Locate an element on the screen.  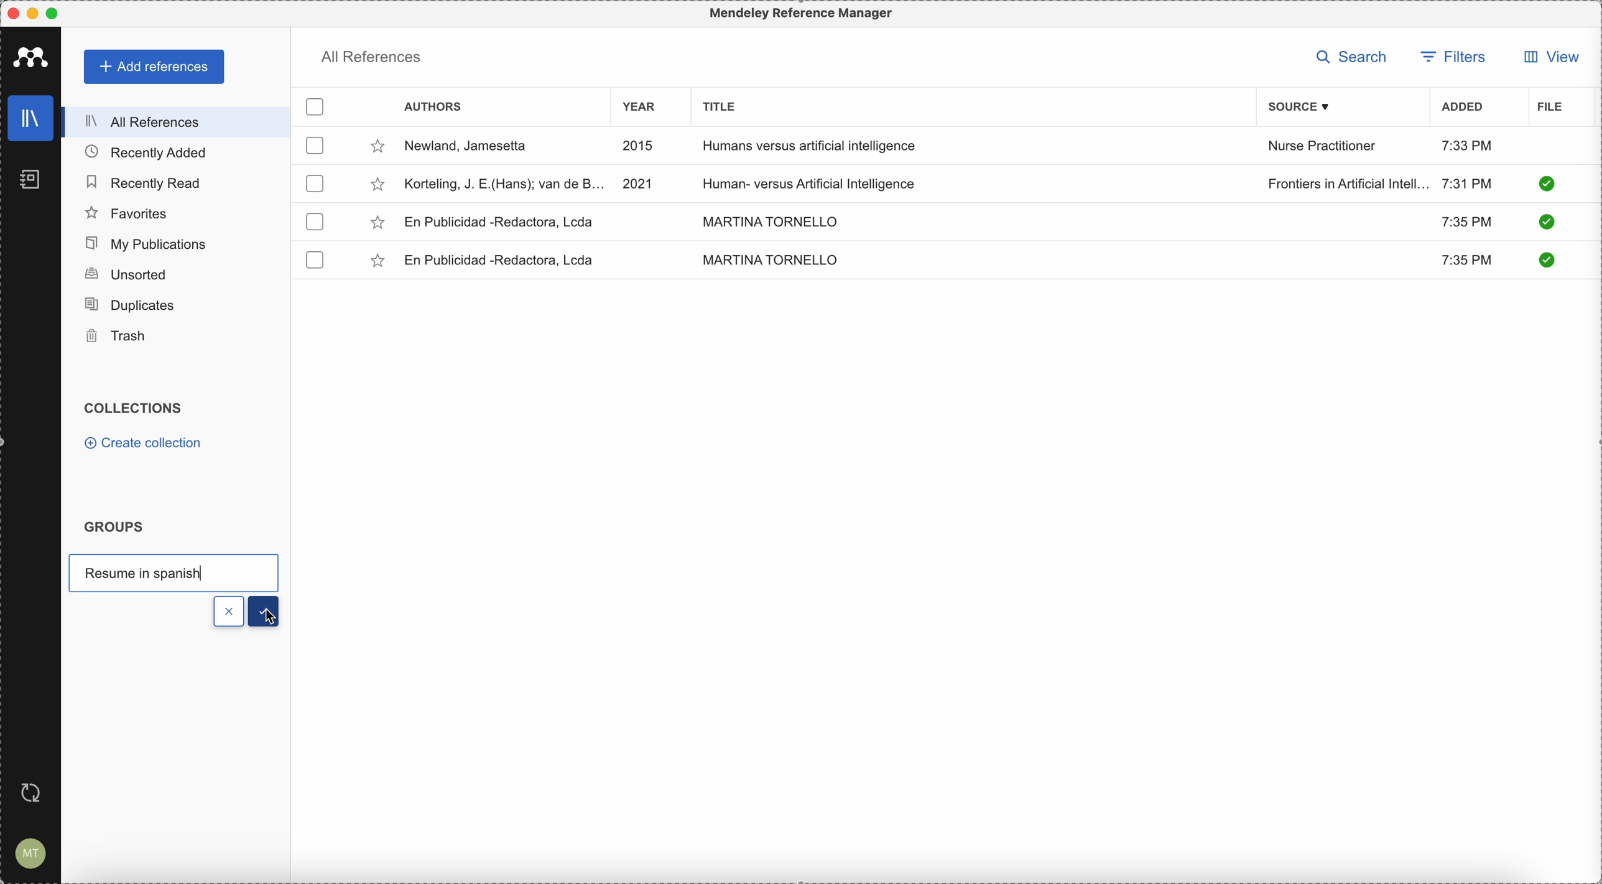
7:35 PM is located at coordinates (1465, 220).